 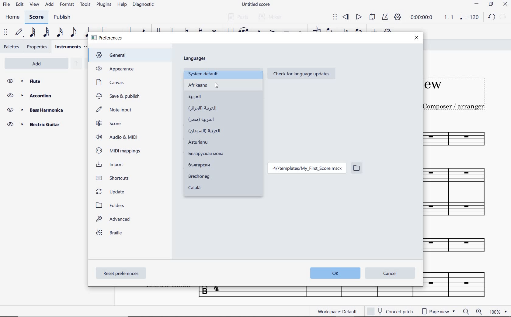 I want to click on Flute, so click(x=45, y=81).